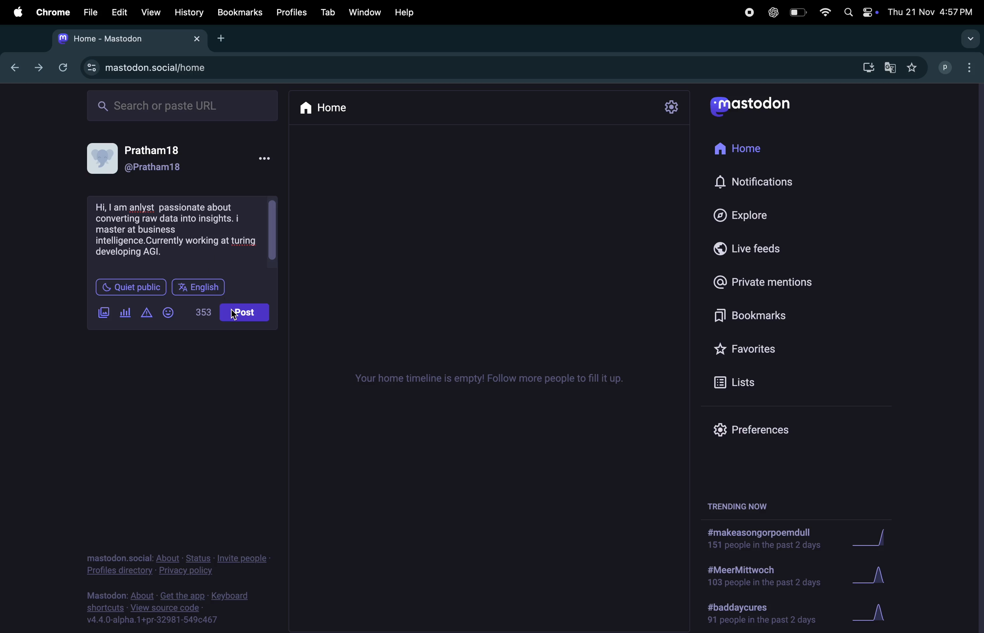  I want to click on work description, so click(176, 230).